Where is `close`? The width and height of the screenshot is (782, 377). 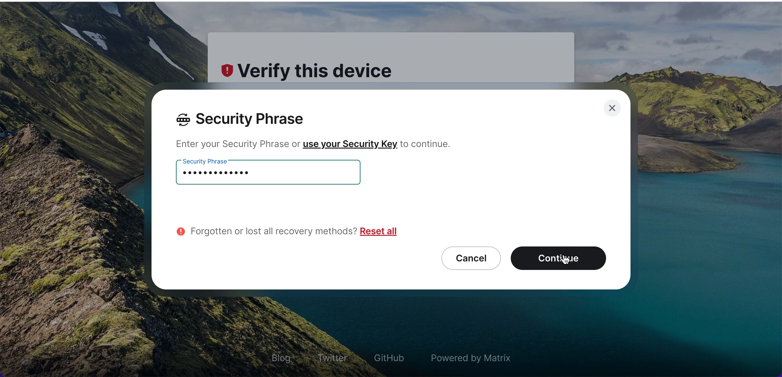
close is located at coordinates (613, 110).